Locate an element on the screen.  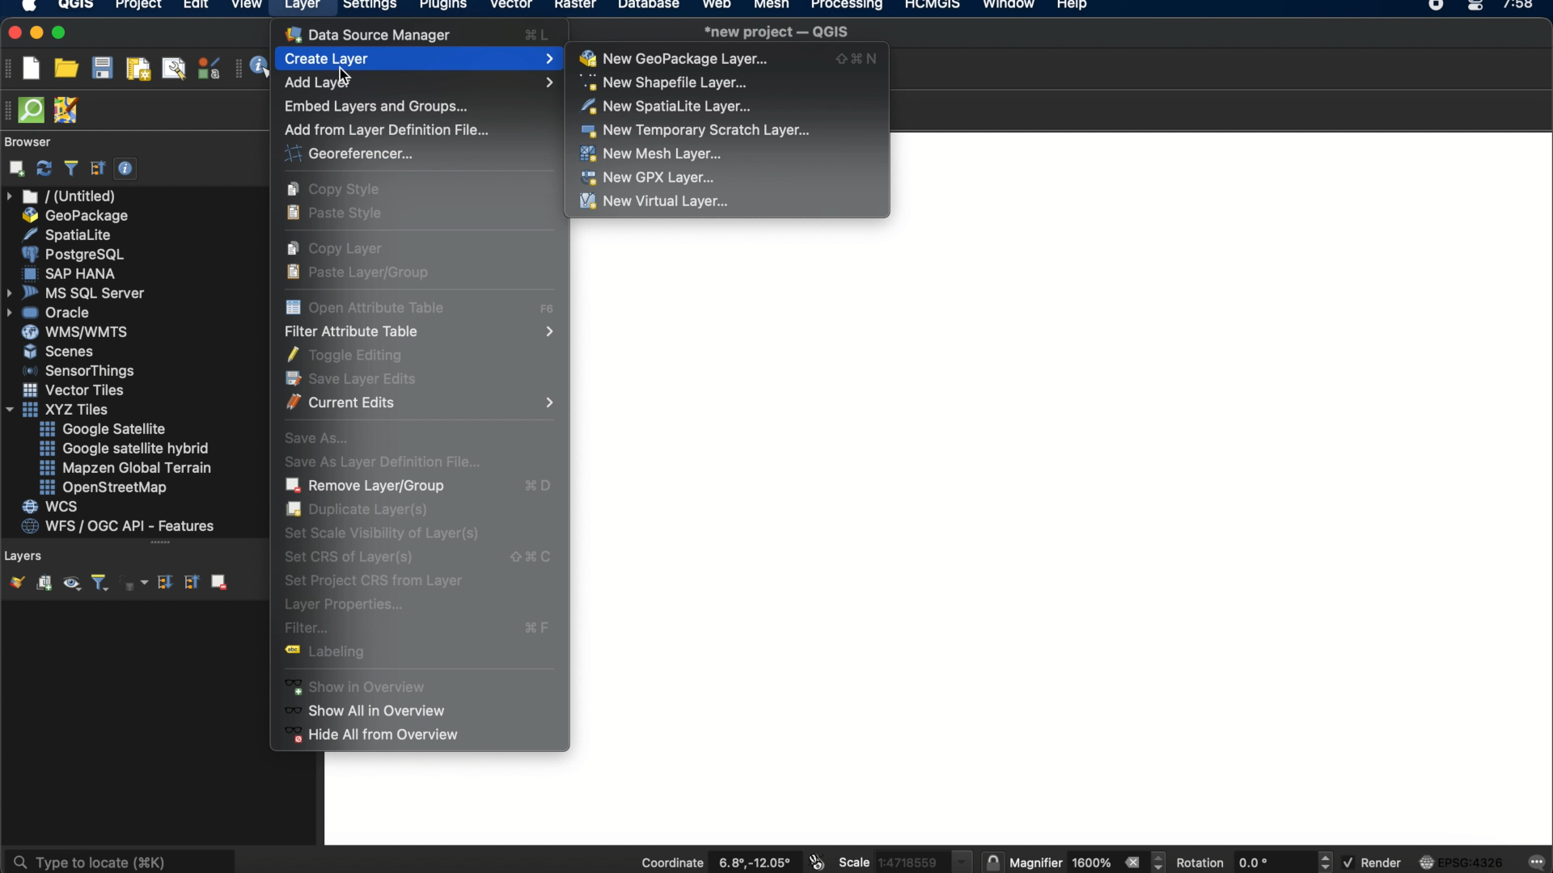
cursor is located at coordinates (351, 75).